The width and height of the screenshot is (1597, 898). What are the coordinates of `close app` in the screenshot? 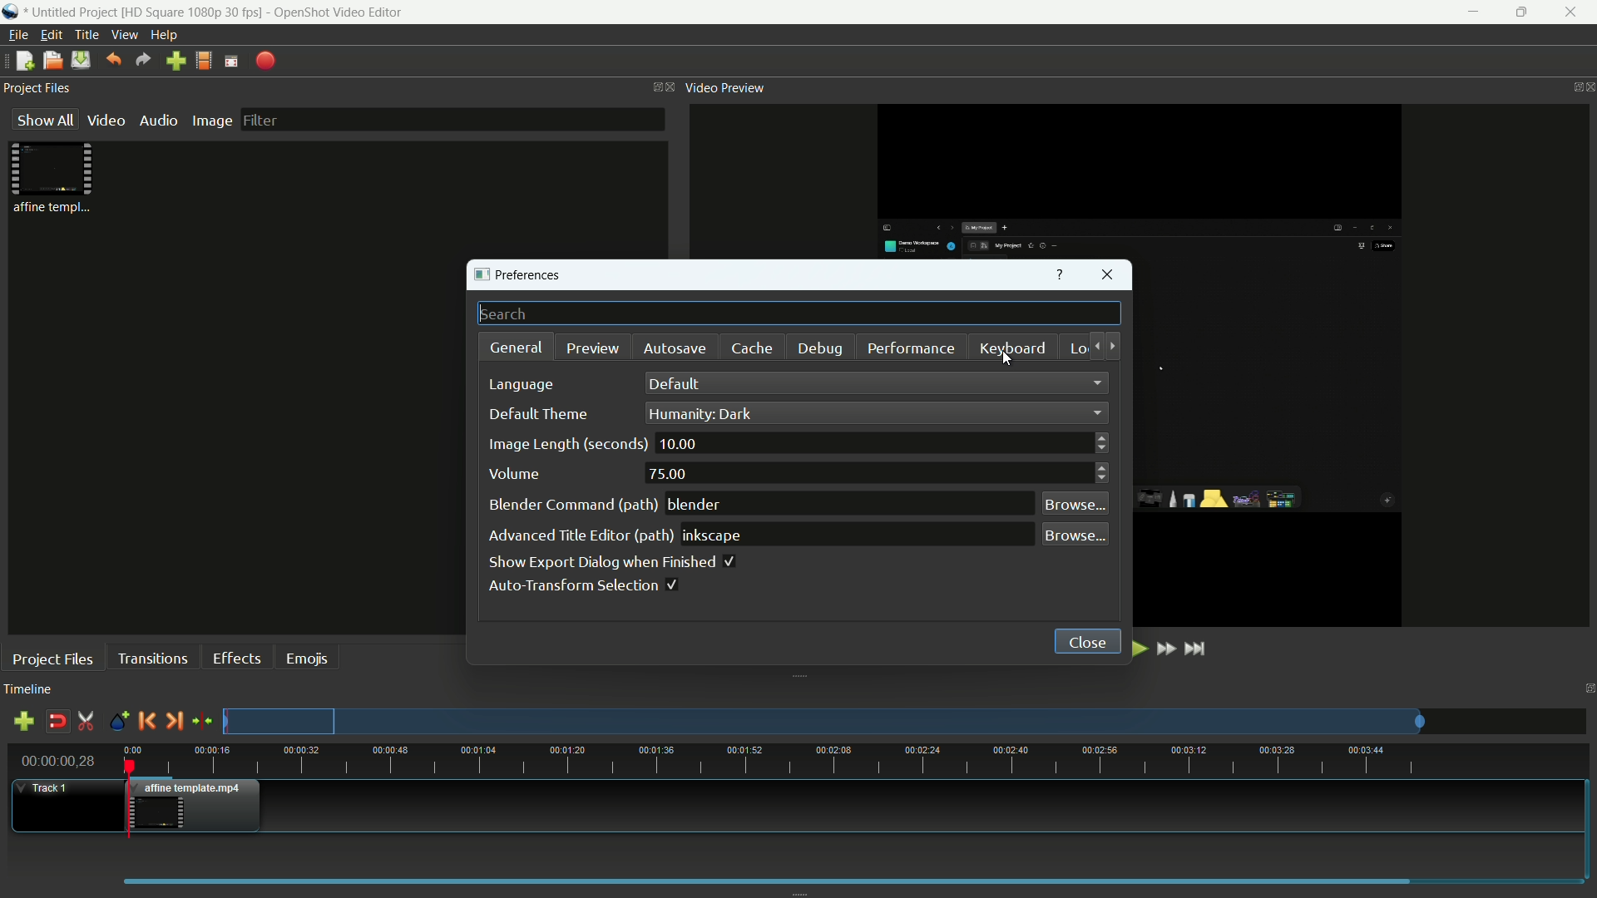 It's located at (1574, 12).